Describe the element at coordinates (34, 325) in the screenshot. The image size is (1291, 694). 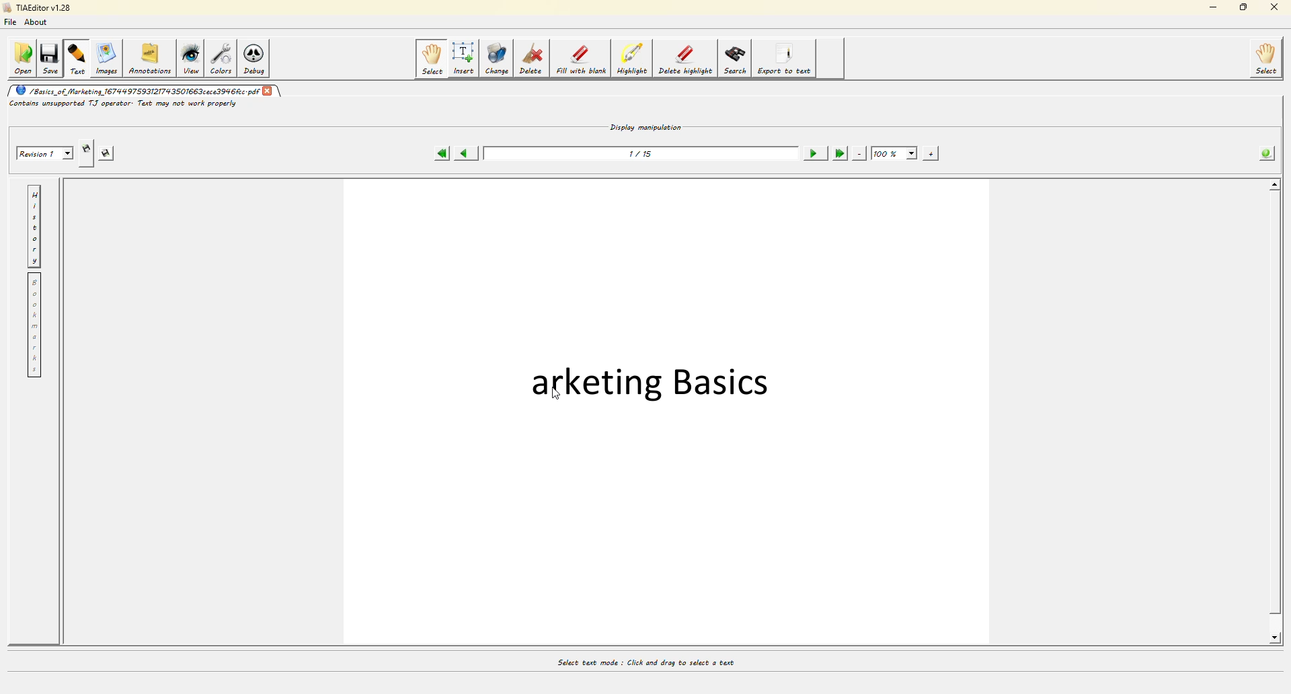
I see `bookmarks` at that location.